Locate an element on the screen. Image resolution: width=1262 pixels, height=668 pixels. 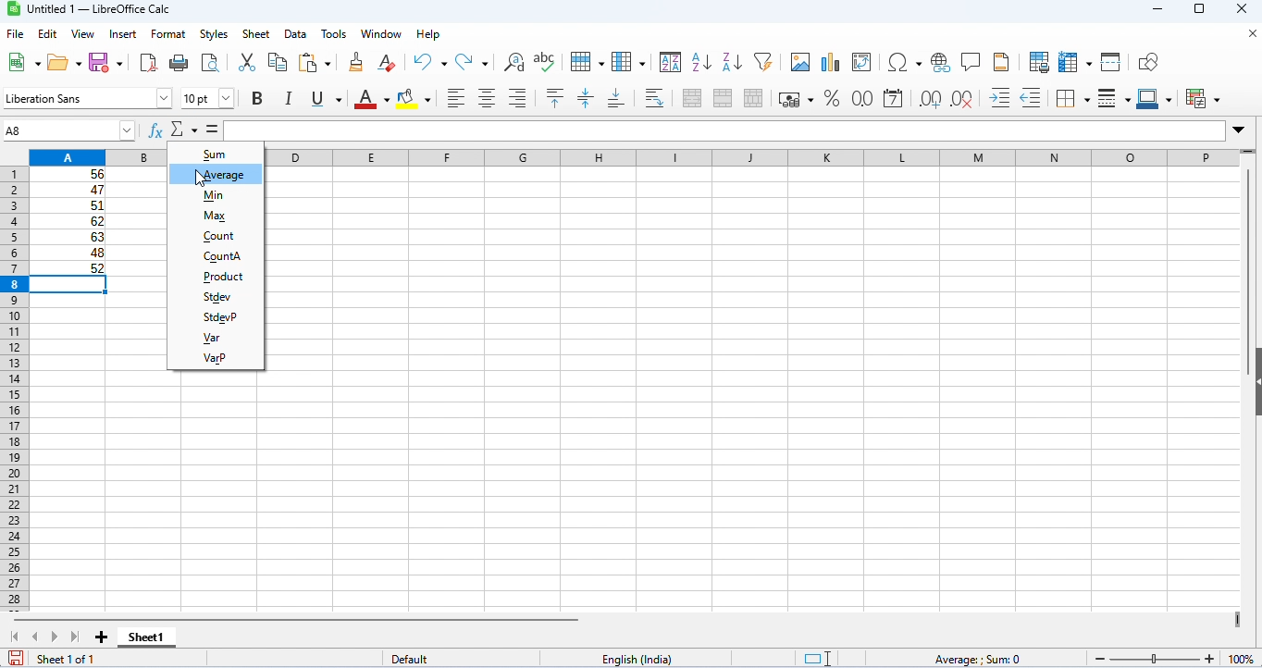
clear direct formatting is located at coordinates (388, 63).